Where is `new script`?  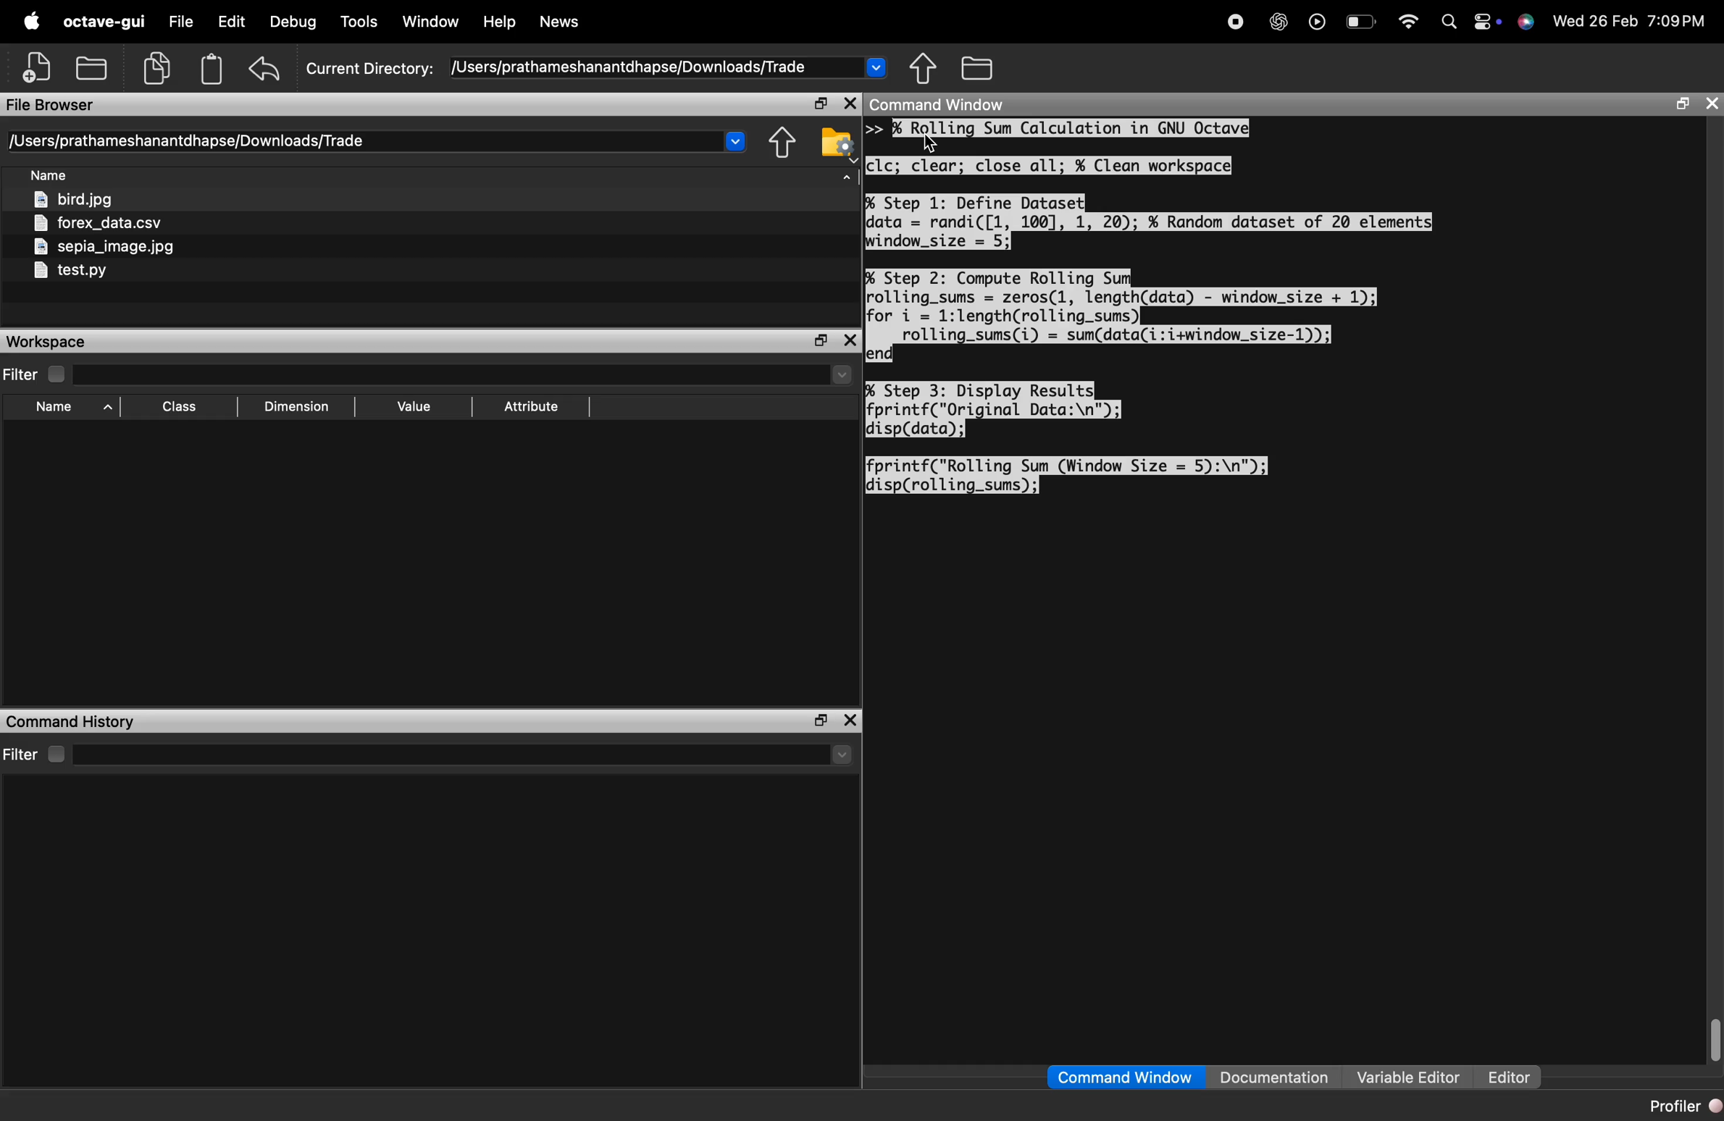
new script is located at coordinates (38, 68).